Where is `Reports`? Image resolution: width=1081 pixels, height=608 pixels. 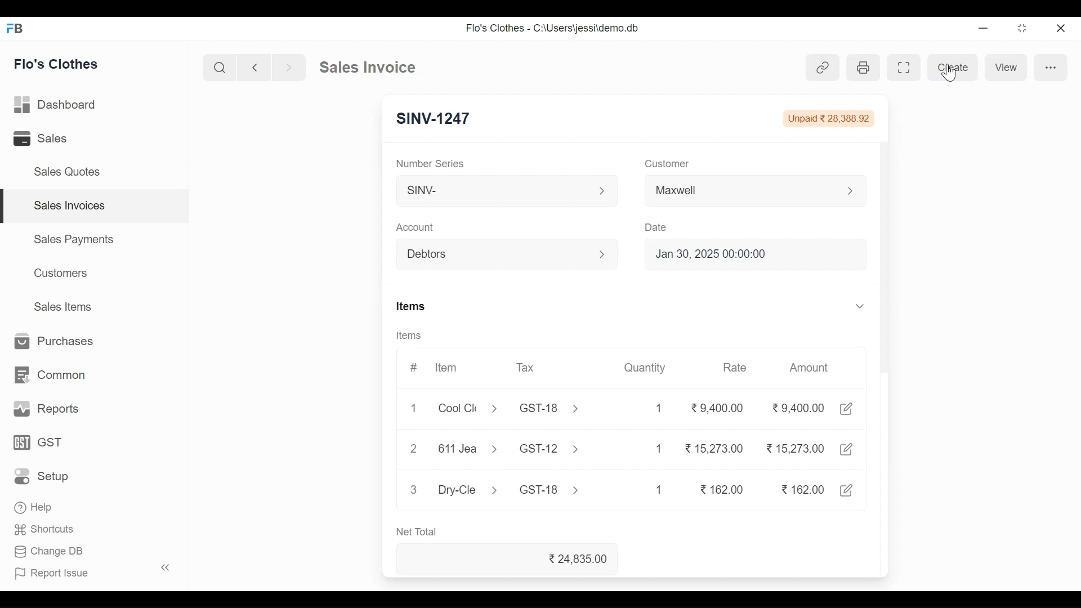 Reports is located at coordinates (44, 409).